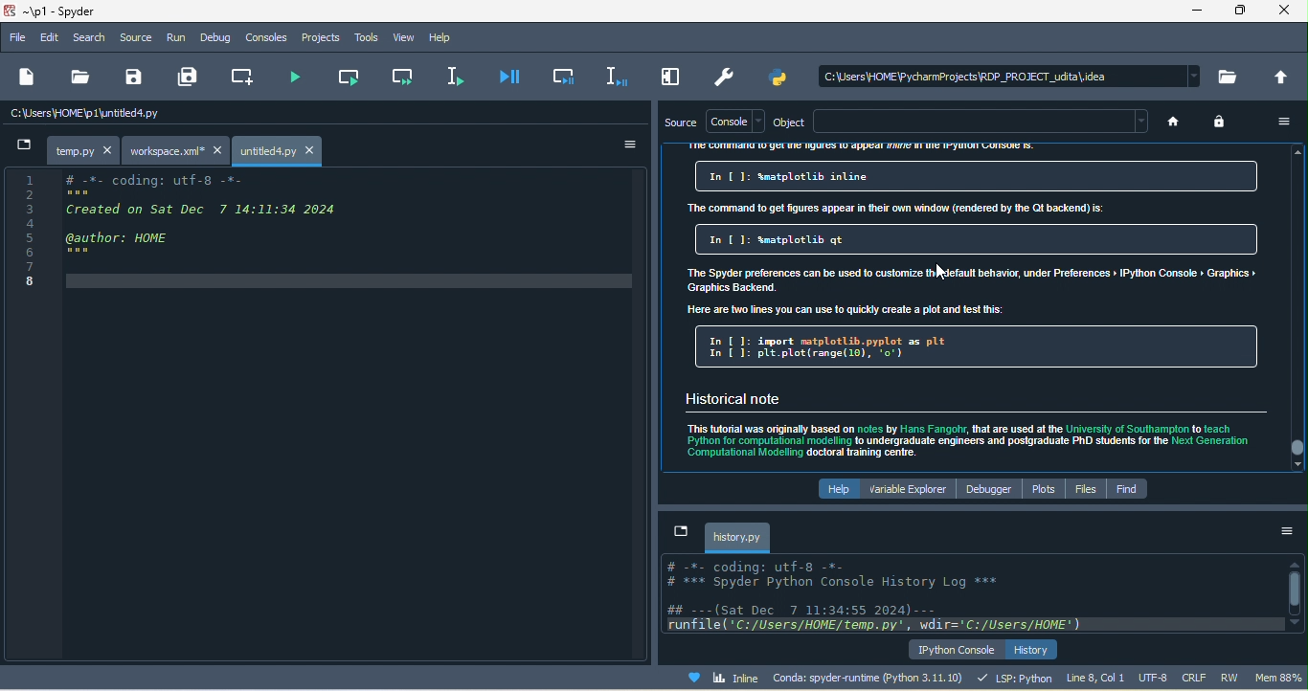 The height and width of the screenshot is (691, 1308). Describe the element at coordinates (237, 77) in the screenshot. I see `cerate new cell` at that location.